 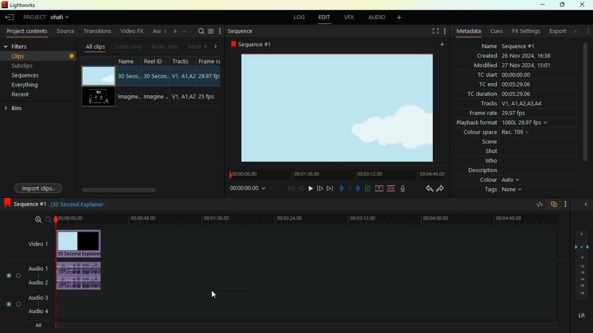 What do you see at coordinates (516, 104) in the screenshot?
I see `tracks V1, A1, A2, A3, A4` at bounding box center [516, 104].